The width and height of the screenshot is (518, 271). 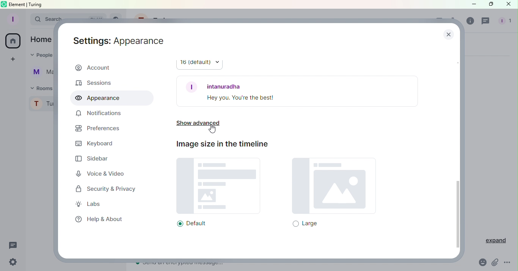 What do you see at coordinates (120, 39) in the screenshot?
I see `Settings: Account` at bounding box center [120, 39].